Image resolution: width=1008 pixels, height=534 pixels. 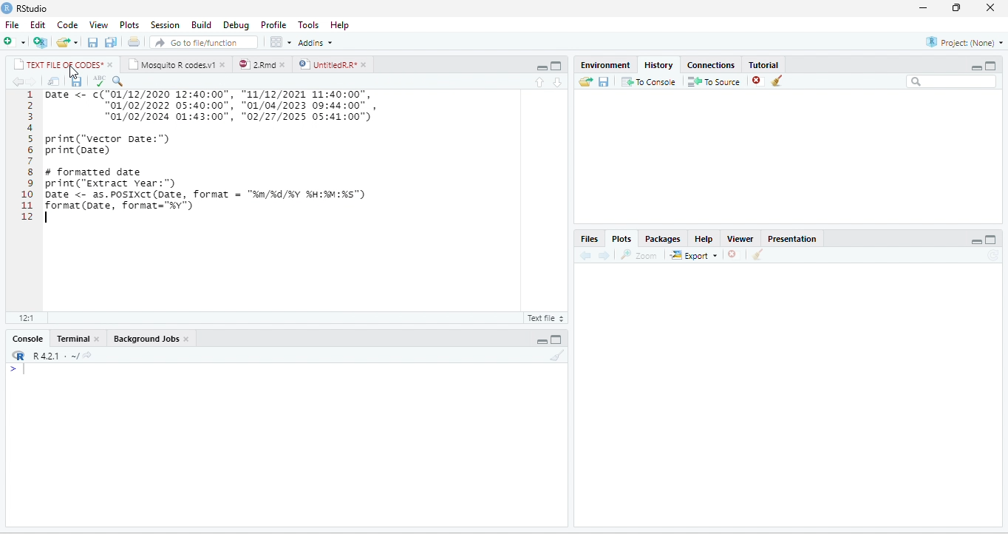 What do you see at coordinates (93, 42) in the screenshot?
I see `save` at bounding box center [93, 42].